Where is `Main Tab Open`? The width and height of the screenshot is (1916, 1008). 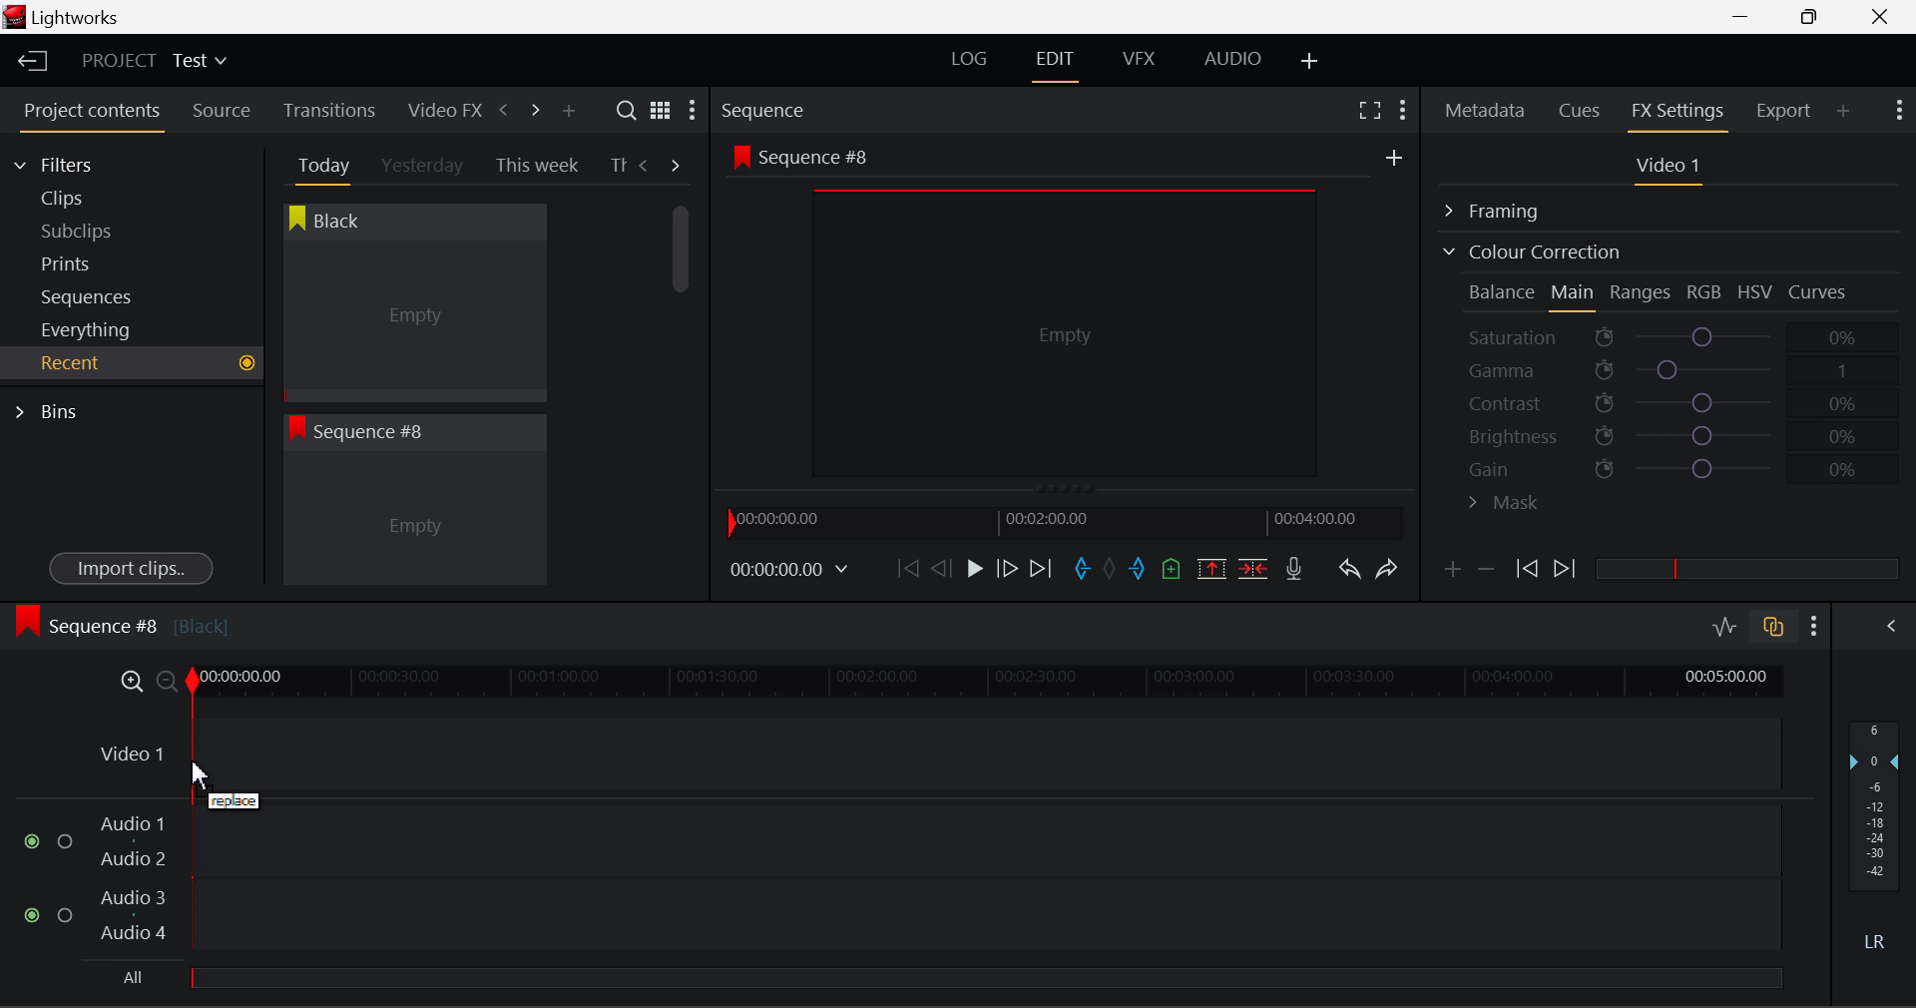
Main Tab Open is located at coordinates (1574, 294).